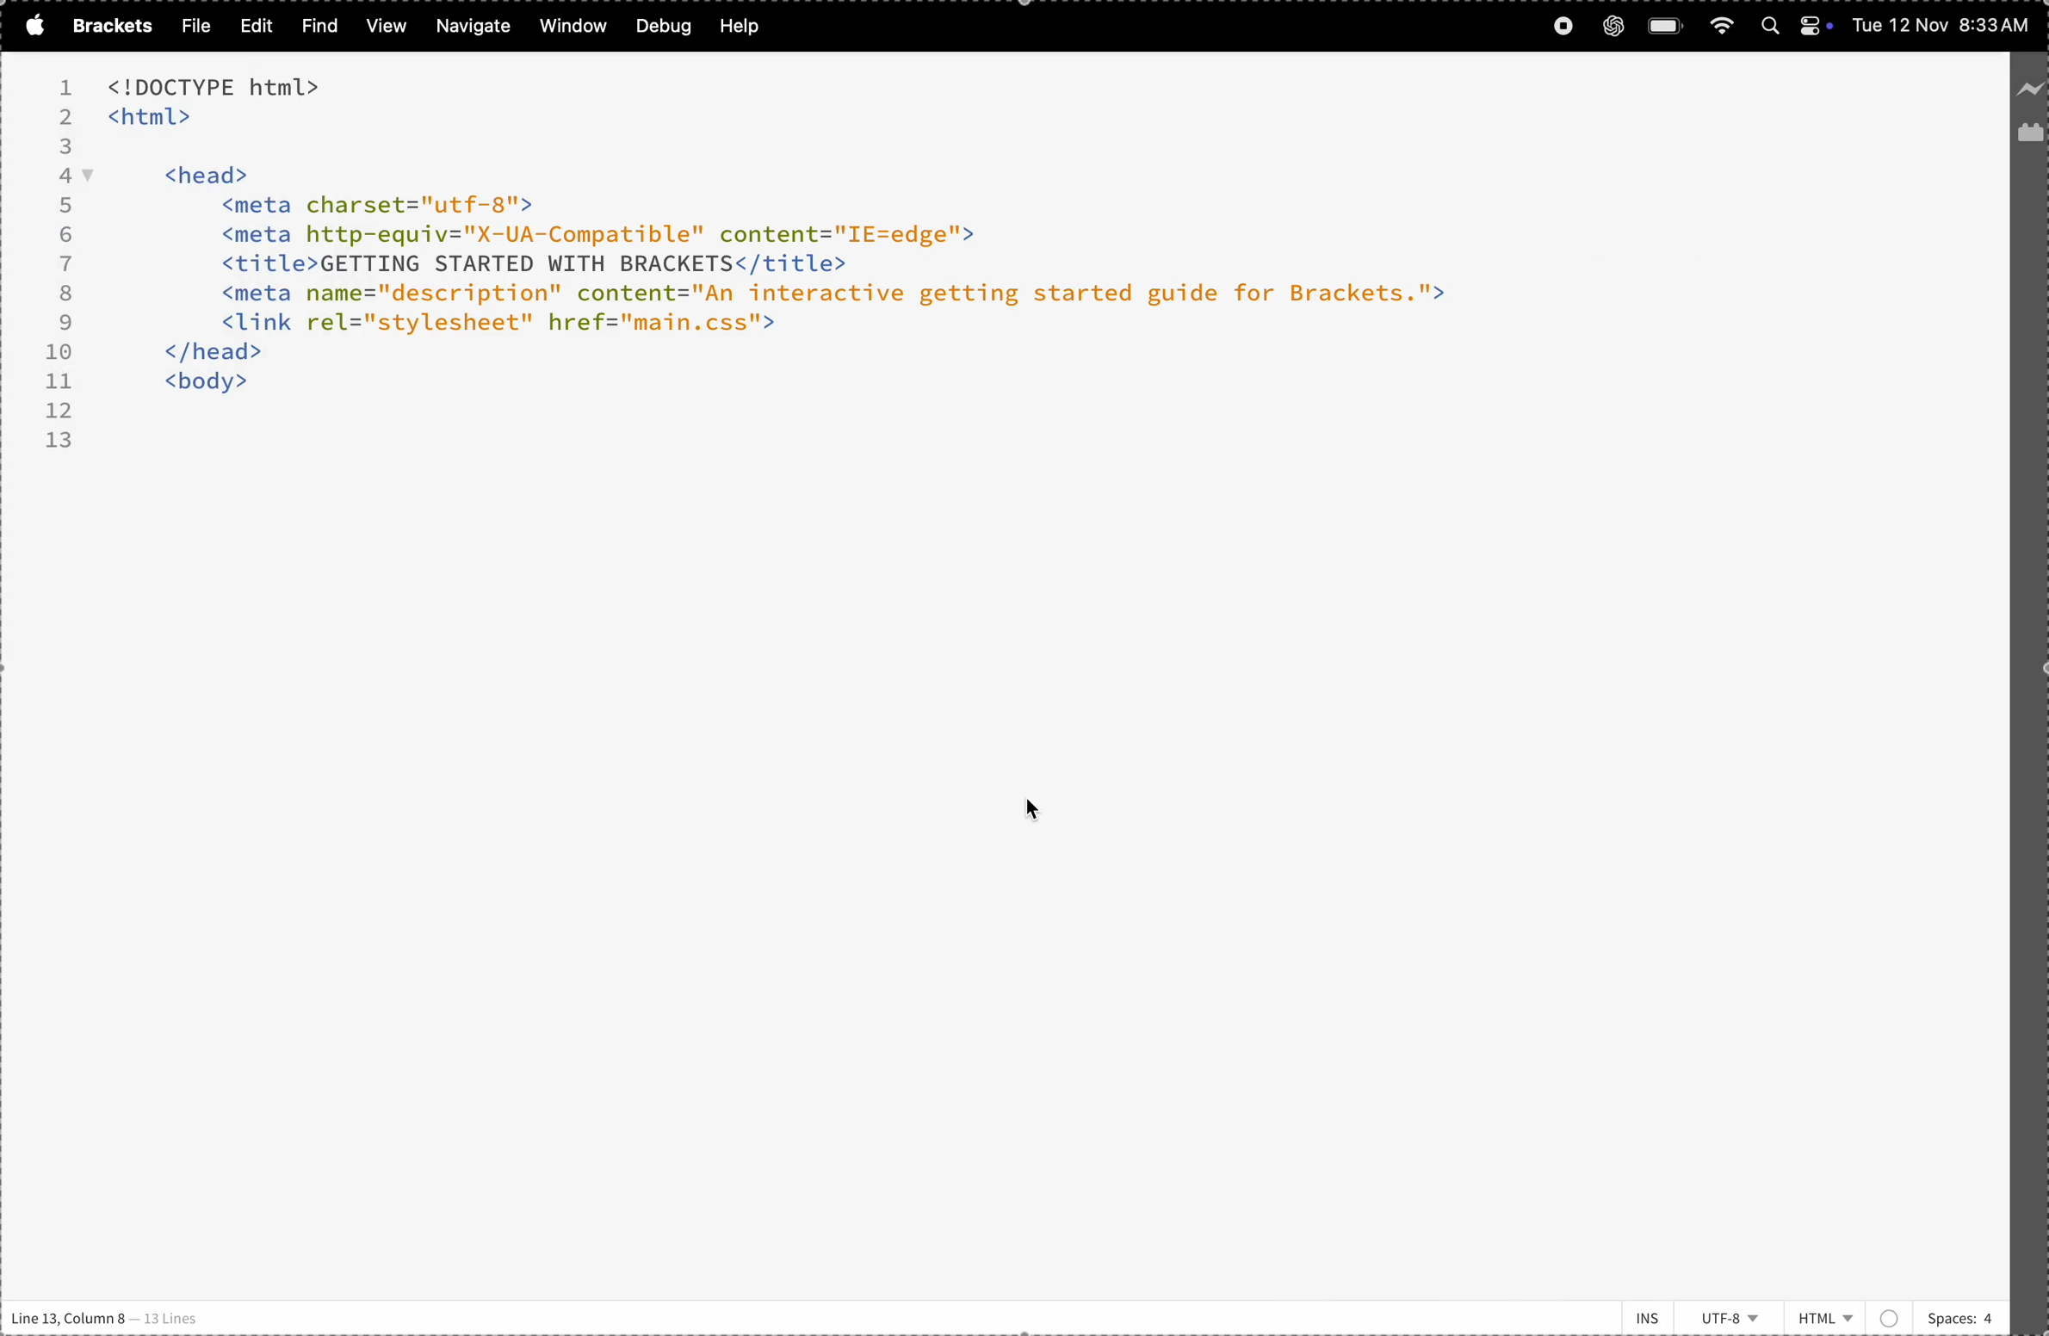  What do you see at coordinates (315, 26) in the screenshot?
I see `find` at bounding box center [315, 26].